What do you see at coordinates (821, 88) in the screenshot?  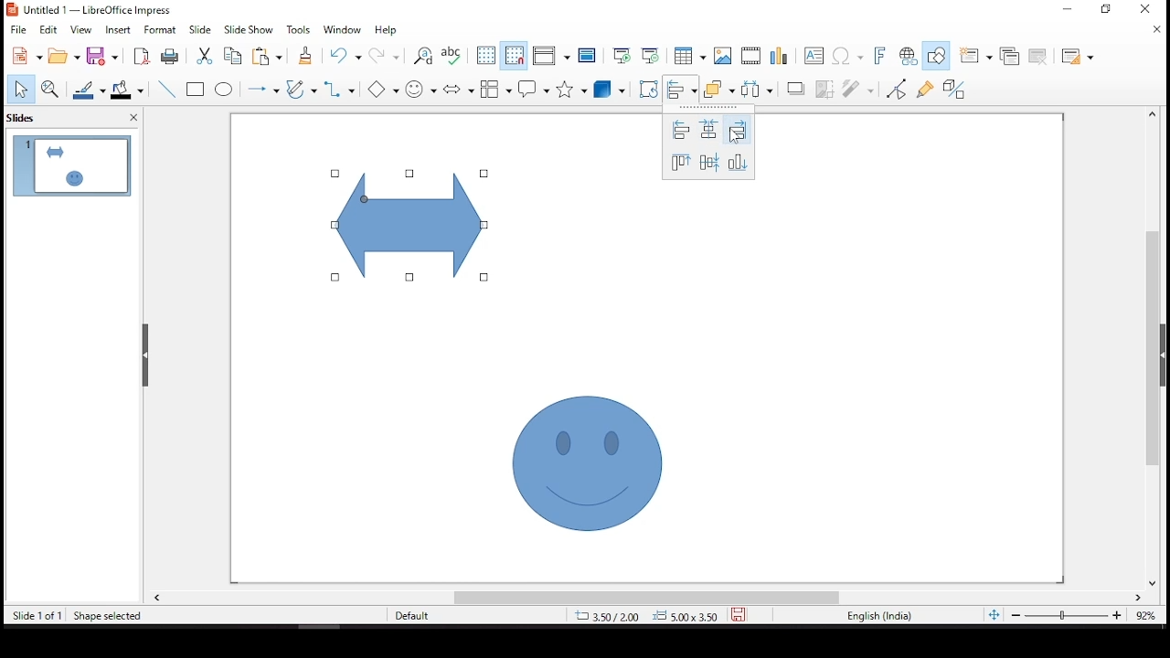 I see `crop image` at bounding box center [821, 88].